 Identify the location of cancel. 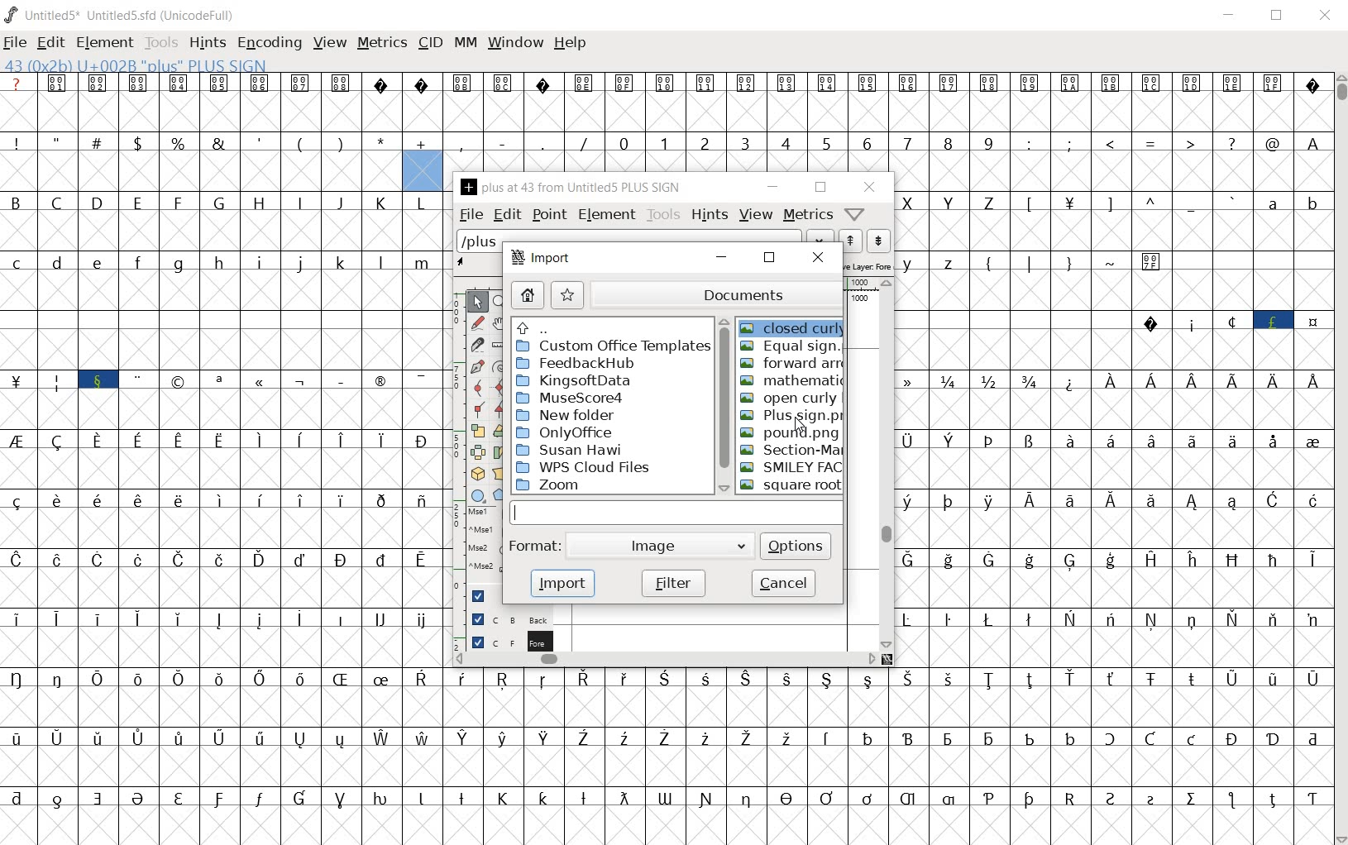
(781, 582).